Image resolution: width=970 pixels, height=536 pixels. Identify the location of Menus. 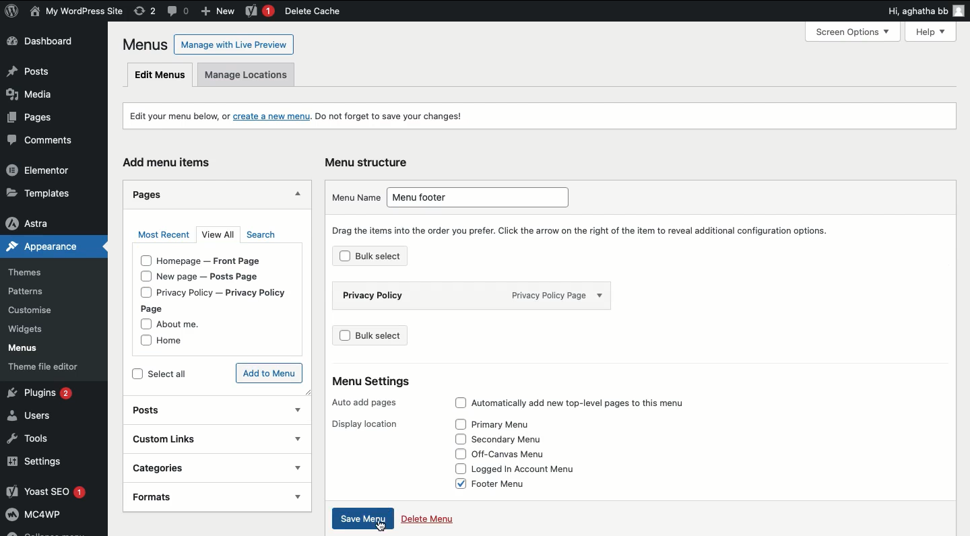
(32, 349).